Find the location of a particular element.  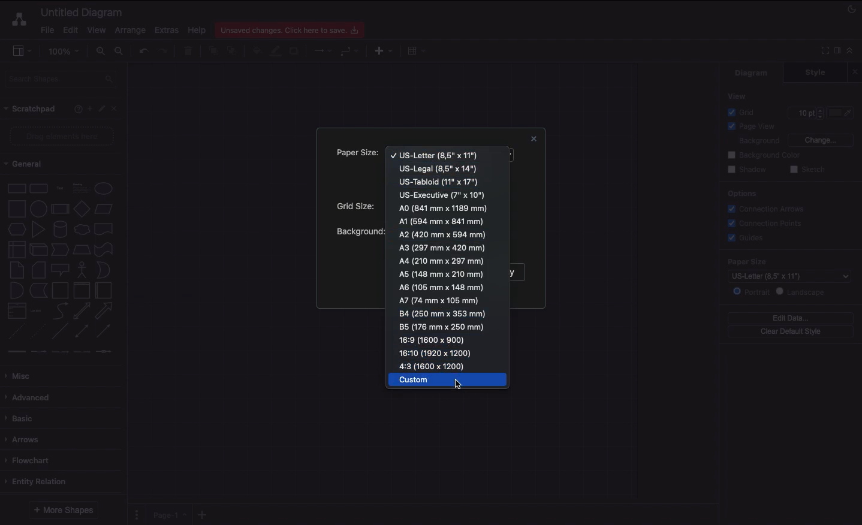

Actor is located at coordinates (82, 268).